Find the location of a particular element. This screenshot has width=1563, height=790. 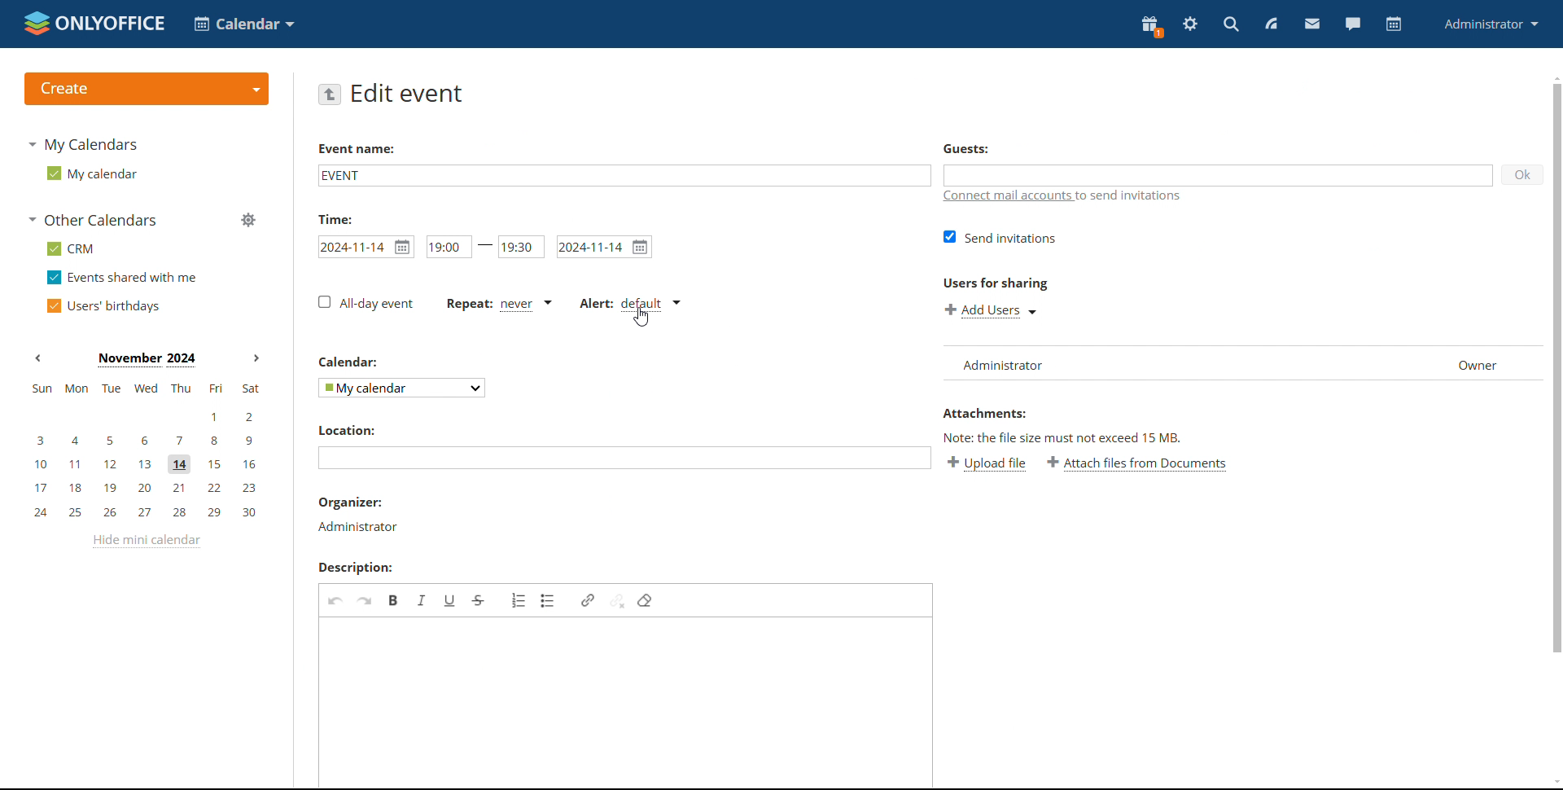

users for sharing: is located at coordinates (995, 286).